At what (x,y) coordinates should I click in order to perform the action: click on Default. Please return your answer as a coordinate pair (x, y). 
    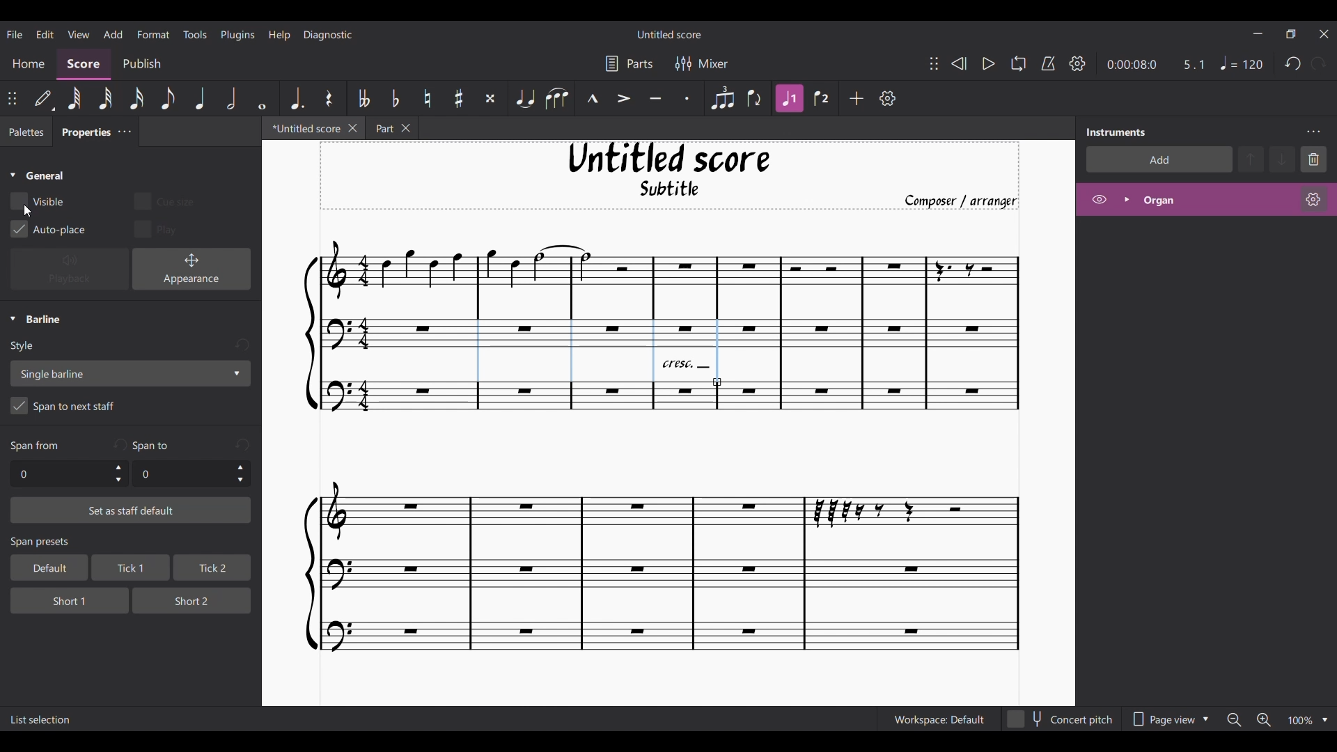
    Looking at the image, I should click on (44, 99).